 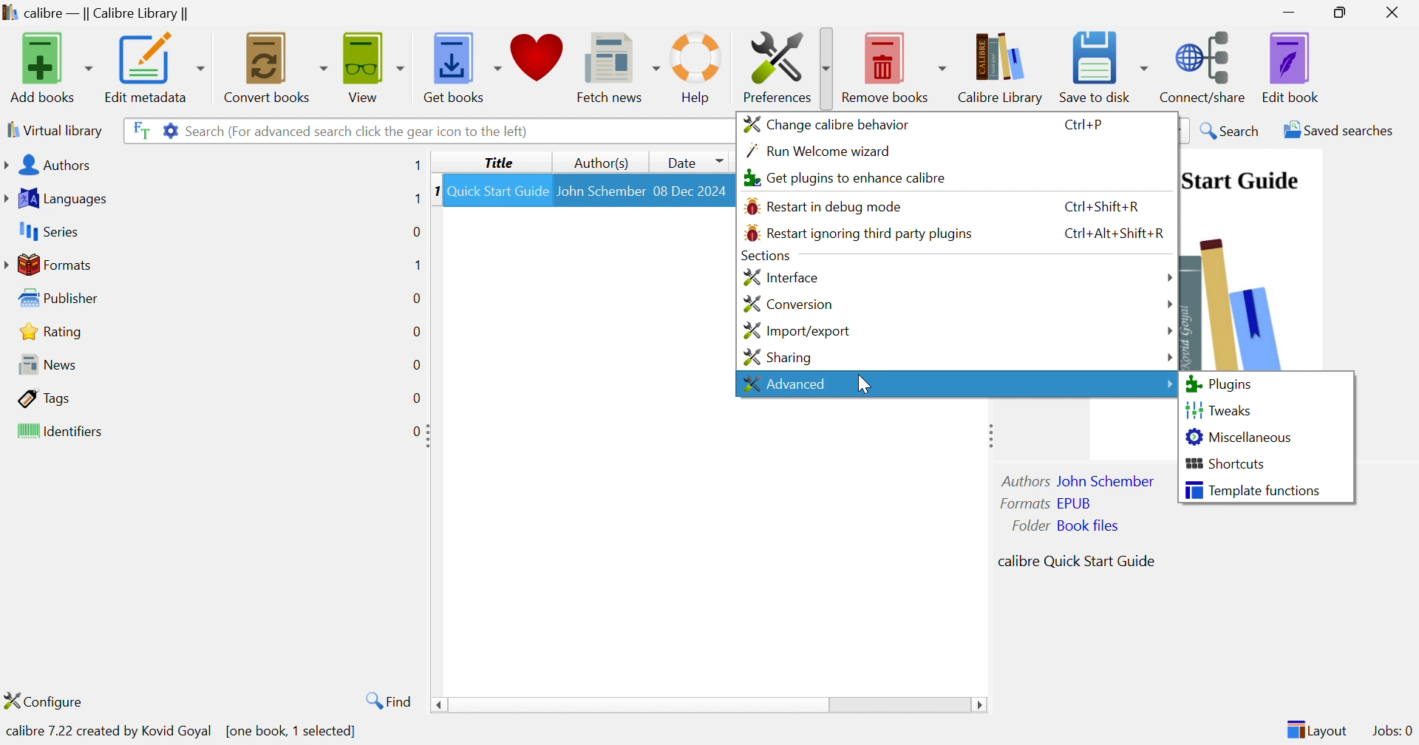 What do you see at coordinates (1169, 330) in the screenshot?
I see `Drop Down` at bounding box center [1169, 330].